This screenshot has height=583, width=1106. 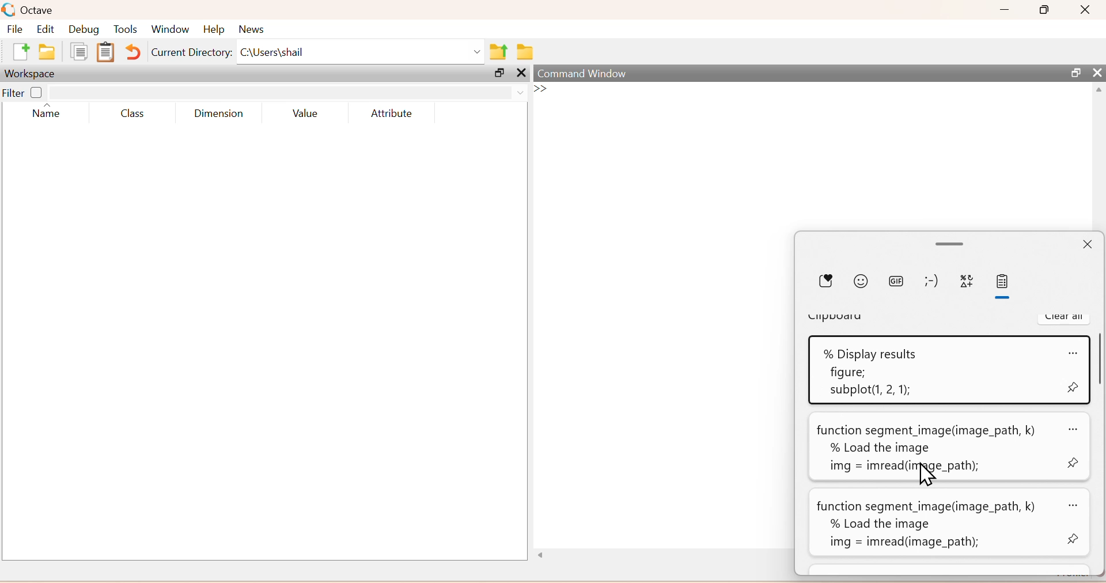 What do you see at coordinates (1099, 365) in the screenshot?
I see `scroll bar` at bounding box center [1099, 365].